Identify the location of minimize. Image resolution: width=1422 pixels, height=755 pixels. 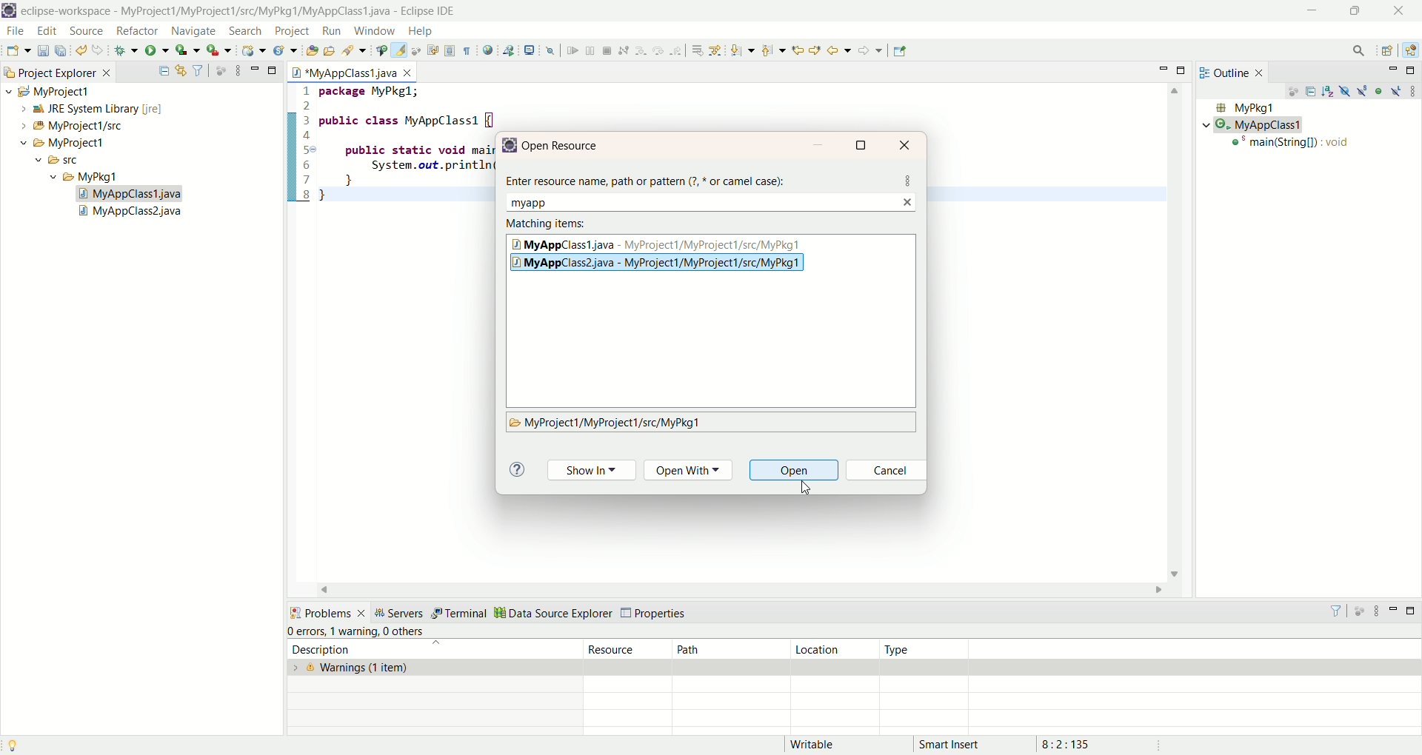
(1392, 614).